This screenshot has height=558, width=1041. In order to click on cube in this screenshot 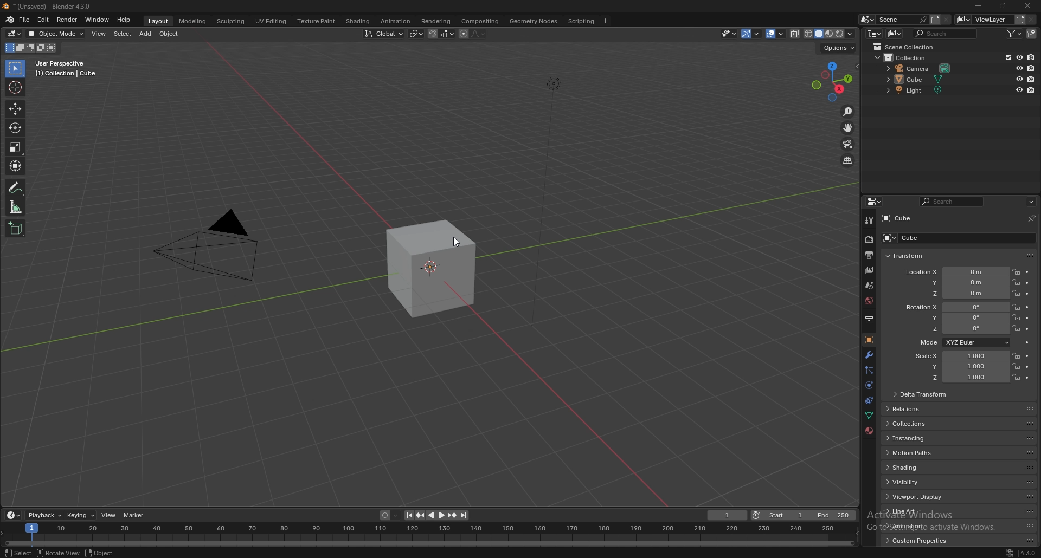, I will do `click(897, 218)`.